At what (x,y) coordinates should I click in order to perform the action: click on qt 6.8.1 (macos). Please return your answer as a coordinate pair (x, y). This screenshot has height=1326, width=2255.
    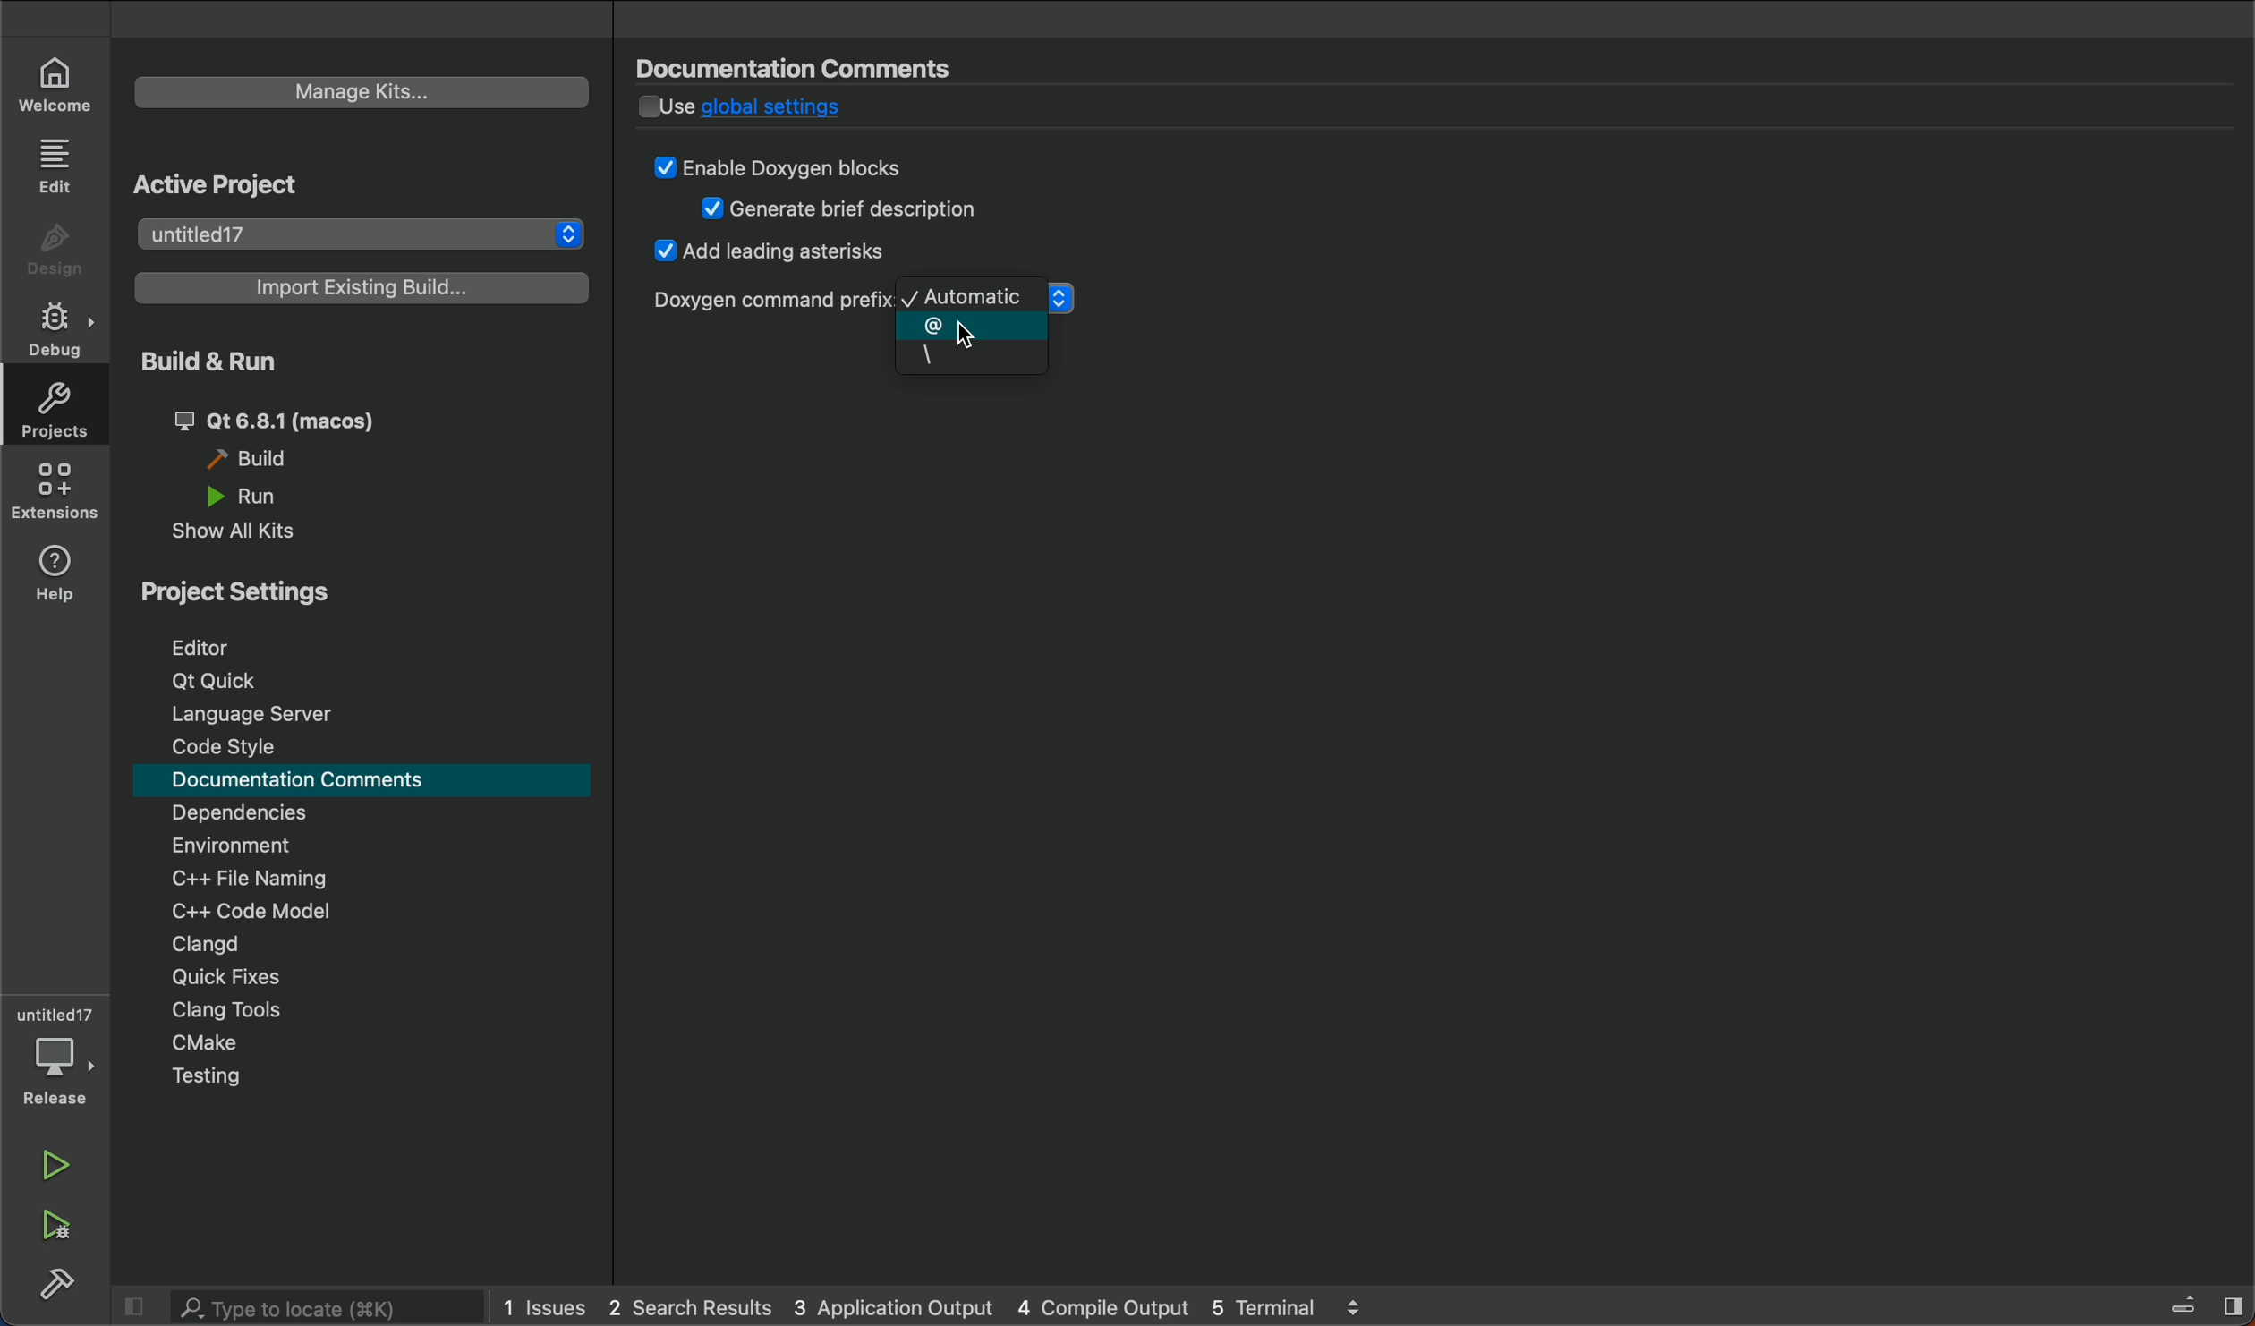
    Looking at the image, I should click on (290, 418).